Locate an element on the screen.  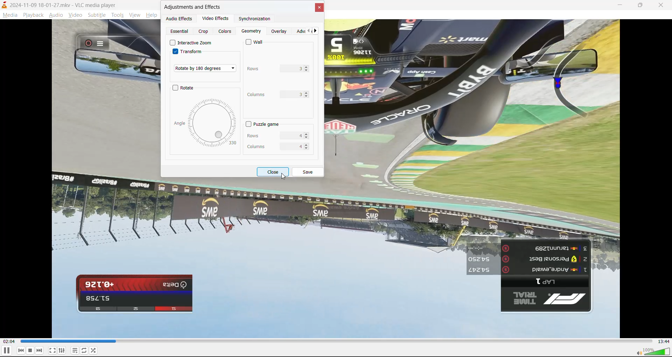
track and app name is located at coordinates (59, 4).